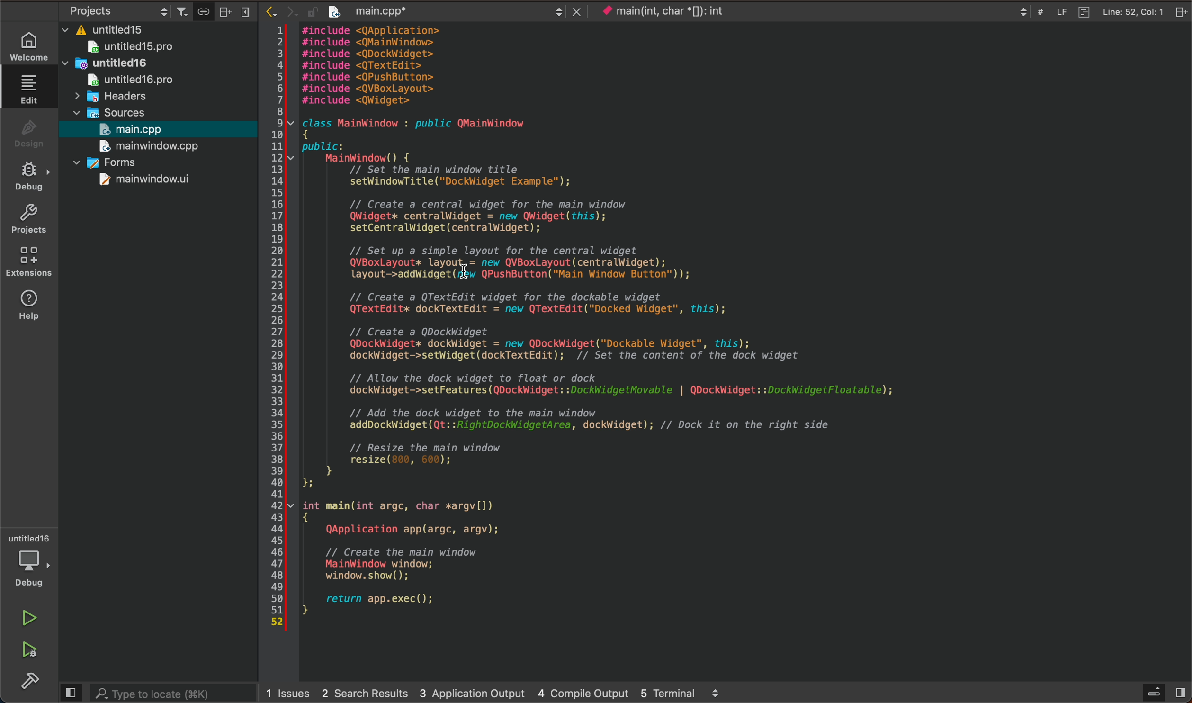 This screenshot has height=703, width=1192. What do you see at coordinates (170, 694) in the screenshot?
I see `search` at bounding box center [170, 694].